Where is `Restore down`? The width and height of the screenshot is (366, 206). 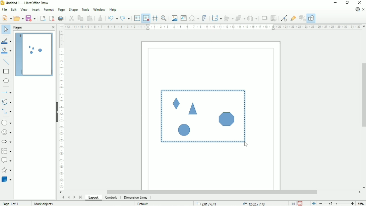
Restore down is located at coordinates (348, 3).